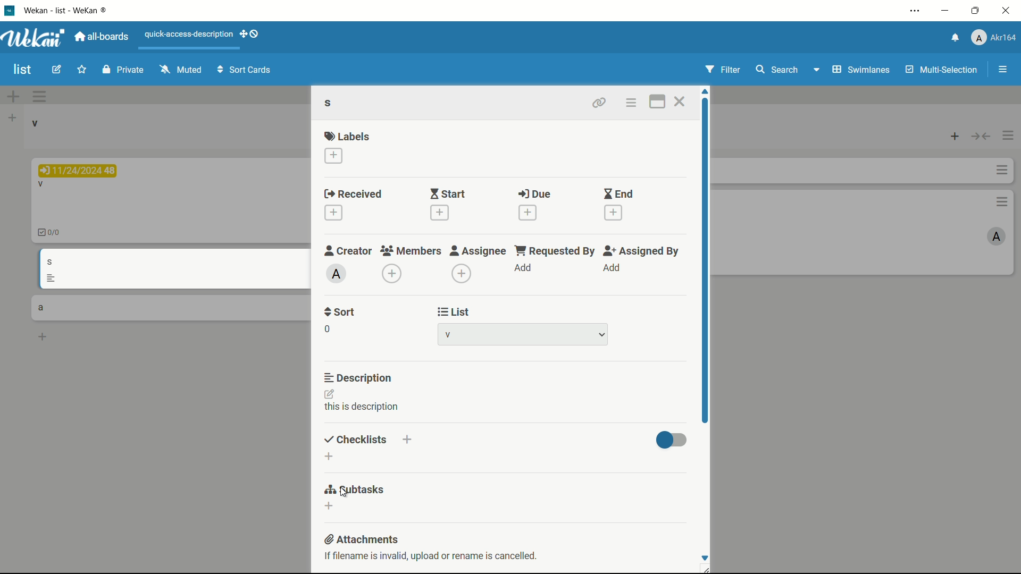 This screenshot has height=574, width=1021. What do you see at coordinates (975, 11) in the screenshot?
I see `maximize` at bounding box center [975, 11].